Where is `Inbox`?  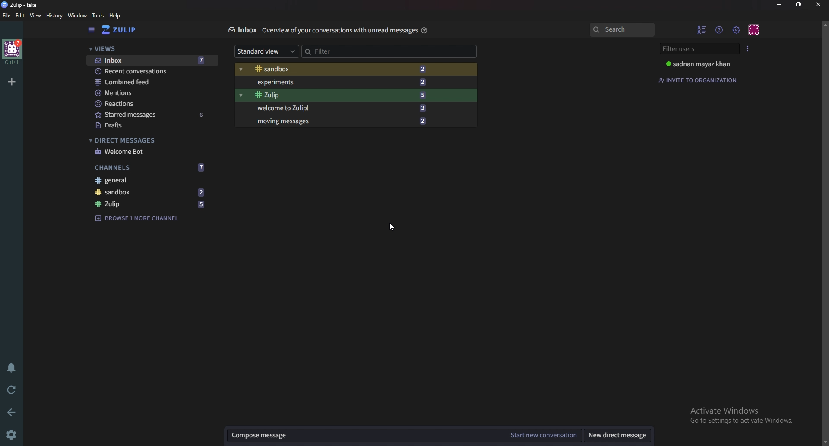
Inbox is located at coordinates (149, 60).